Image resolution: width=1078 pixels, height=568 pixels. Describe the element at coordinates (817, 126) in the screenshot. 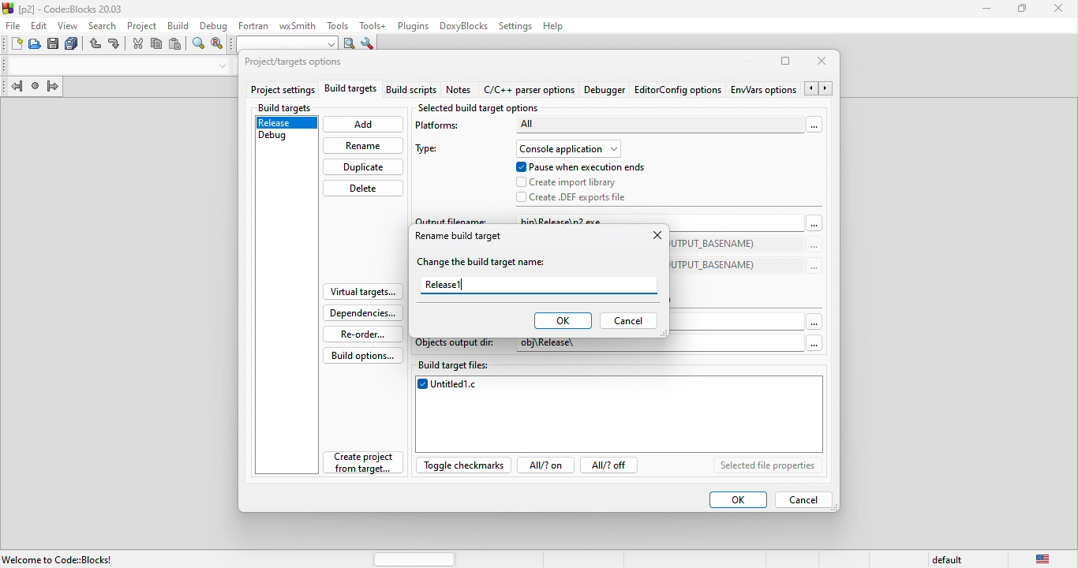

I see `more` at that location.